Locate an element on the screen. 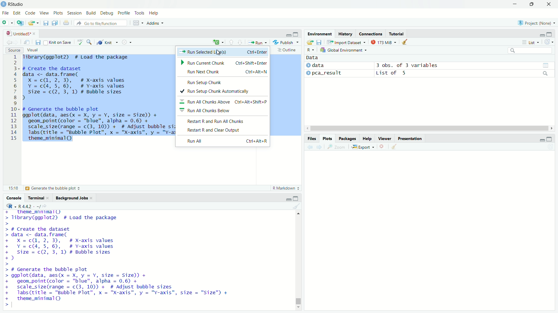  horizontal scrollbar is located at coordinates (430, 129).